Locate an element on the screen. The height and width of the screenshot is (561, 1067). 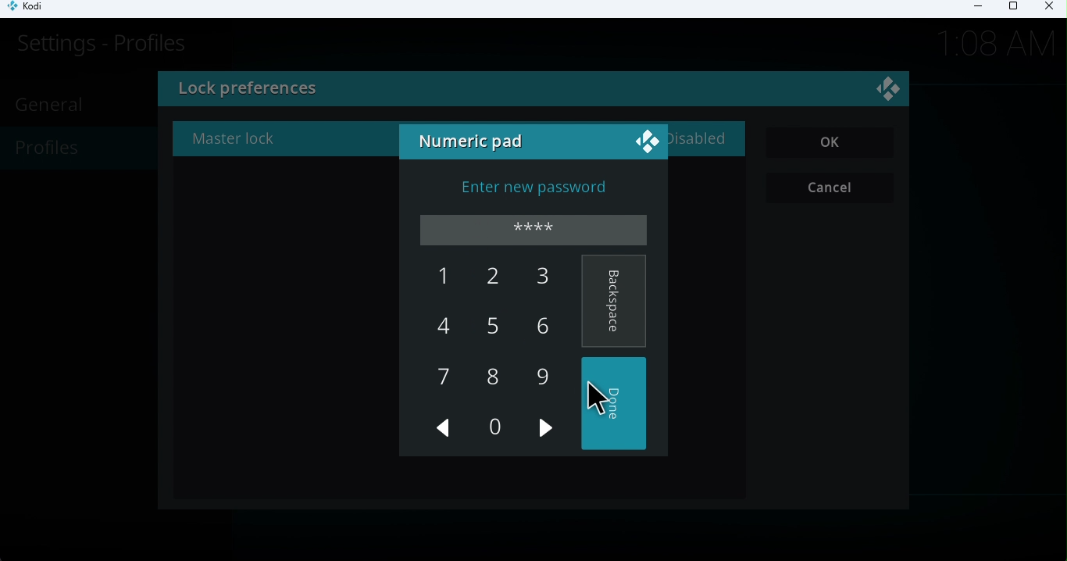
5 is located at coordinates (487, 329).